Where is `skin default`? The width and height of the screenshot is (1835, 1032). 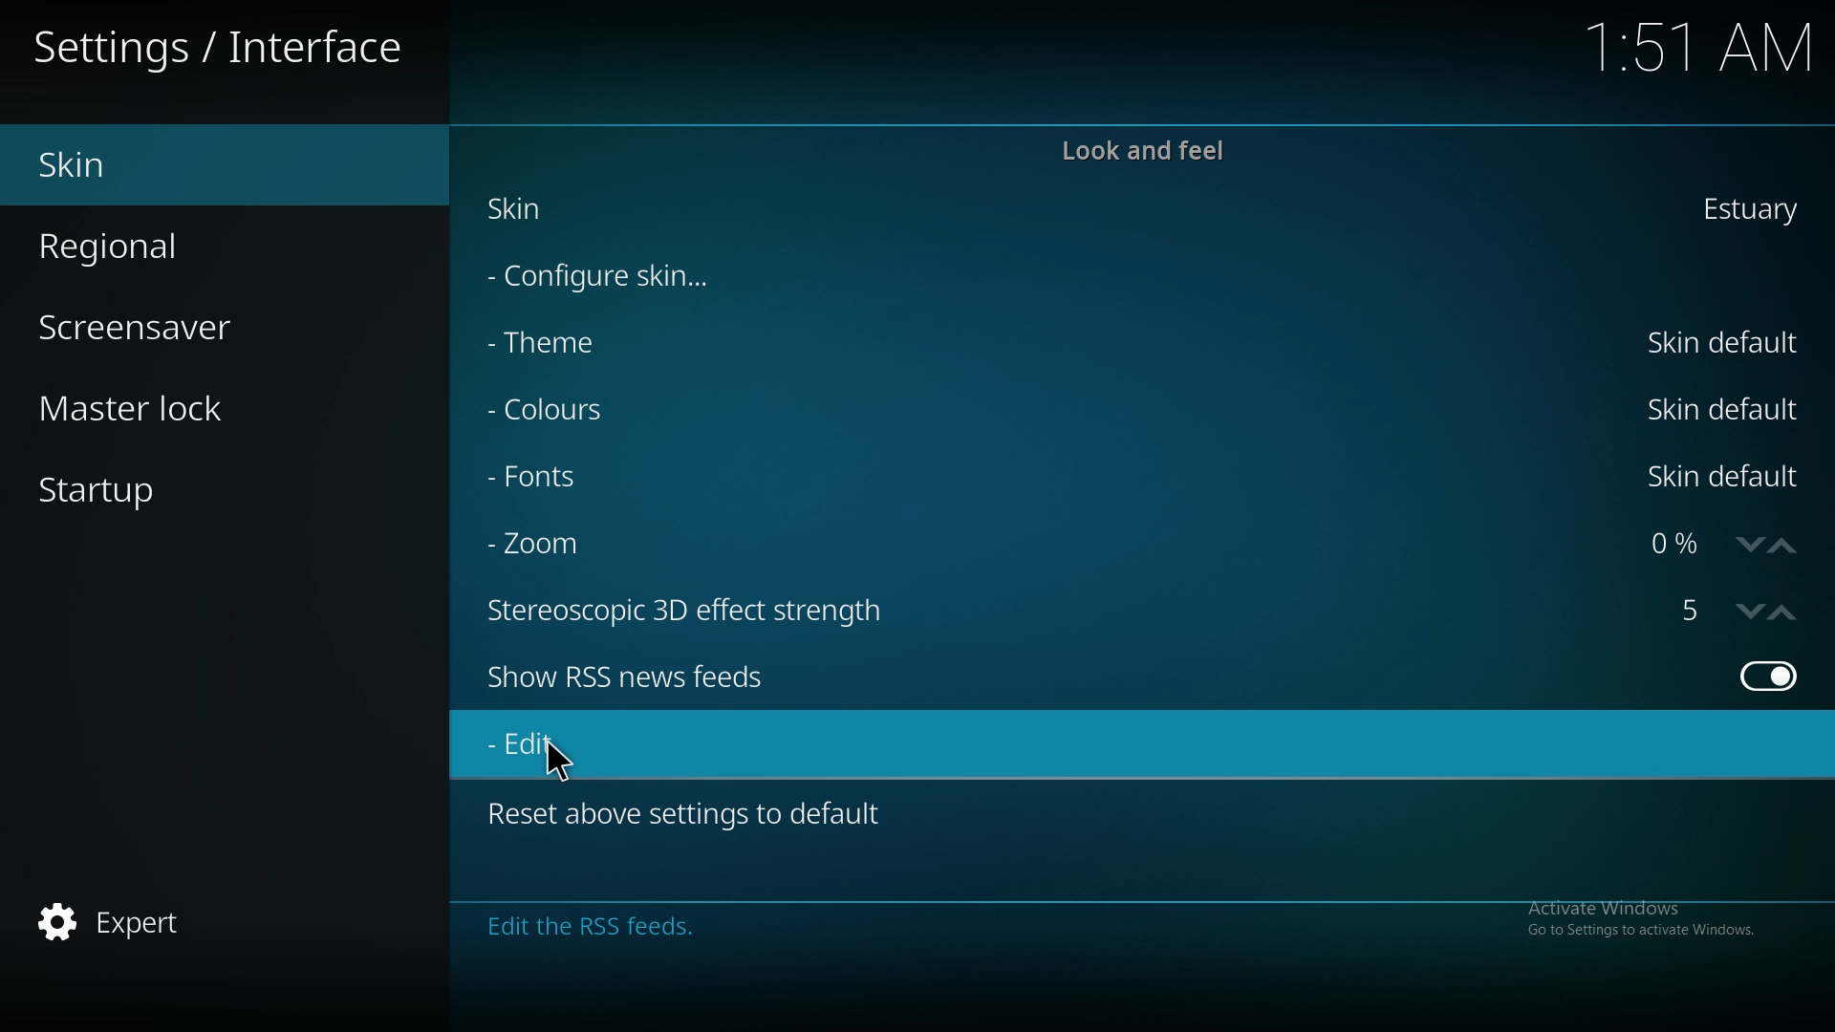 skin default is located at coordinates (1728, 342).